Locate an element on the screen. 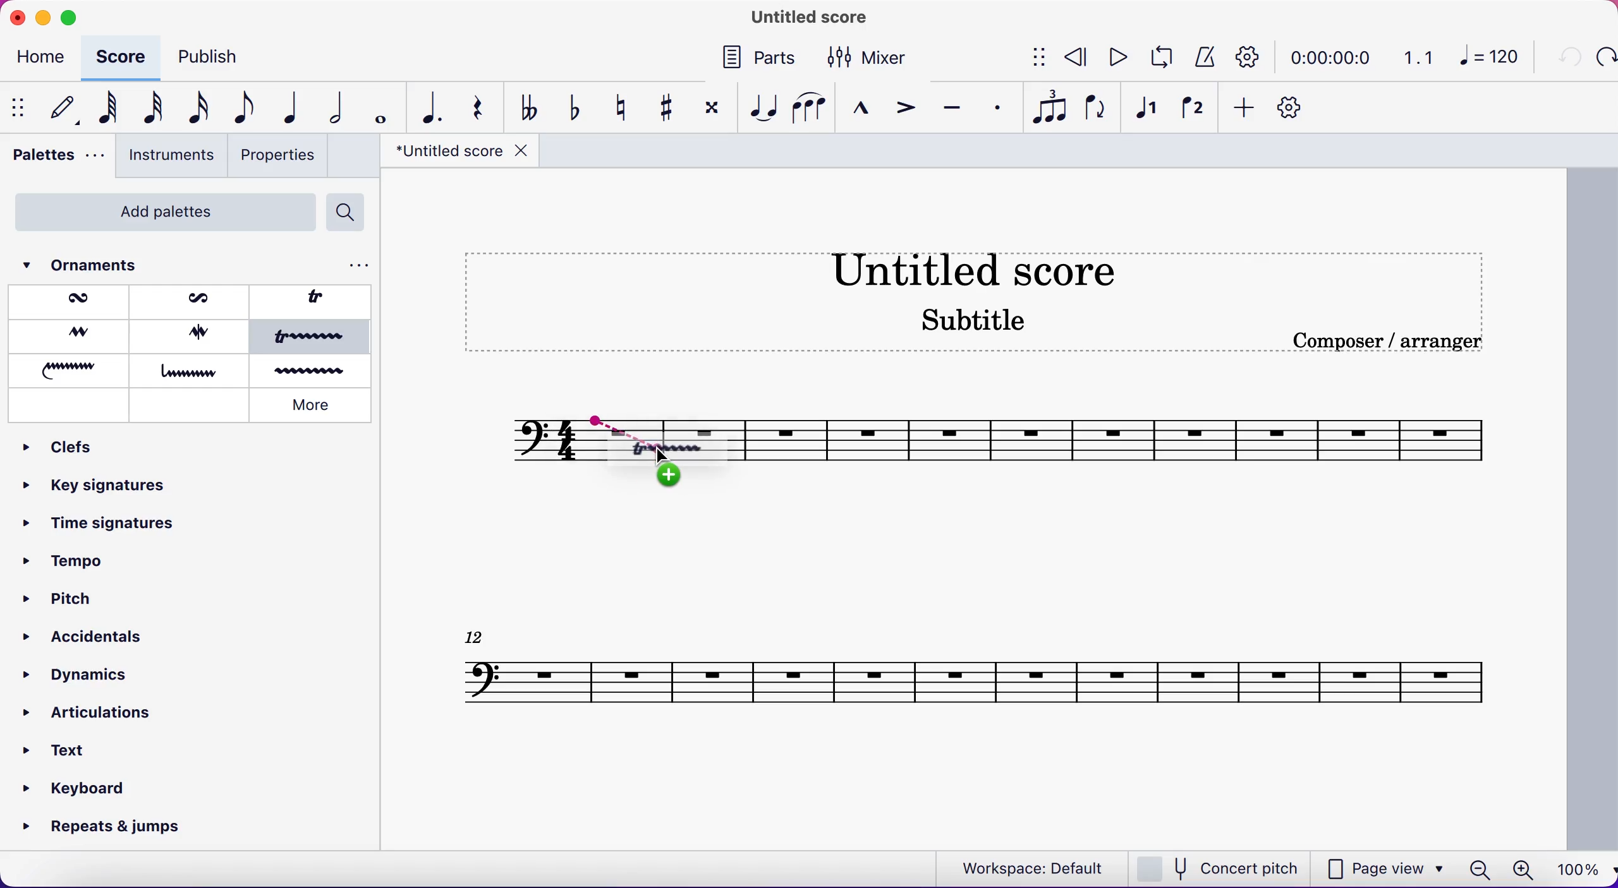 The width and height of the screenshot is (1618, 888). time signatures is located at coordinates (101, 532).